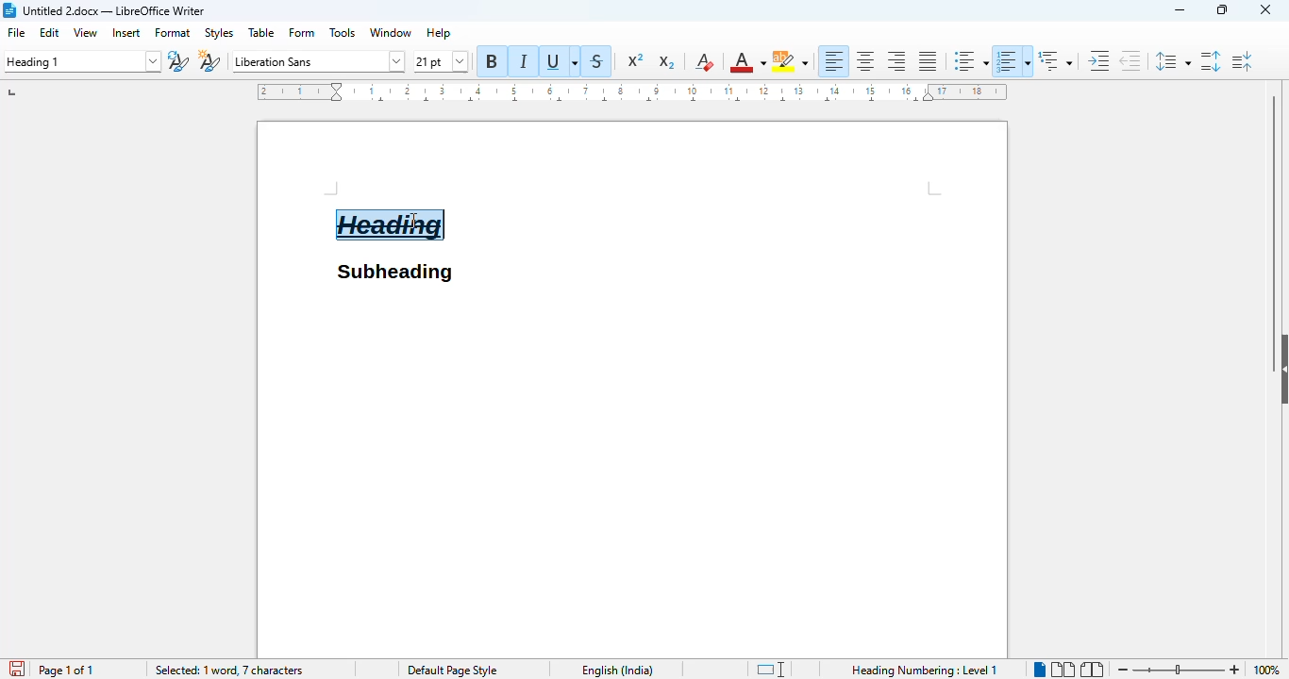  I want to click on format, so click(173, 33).